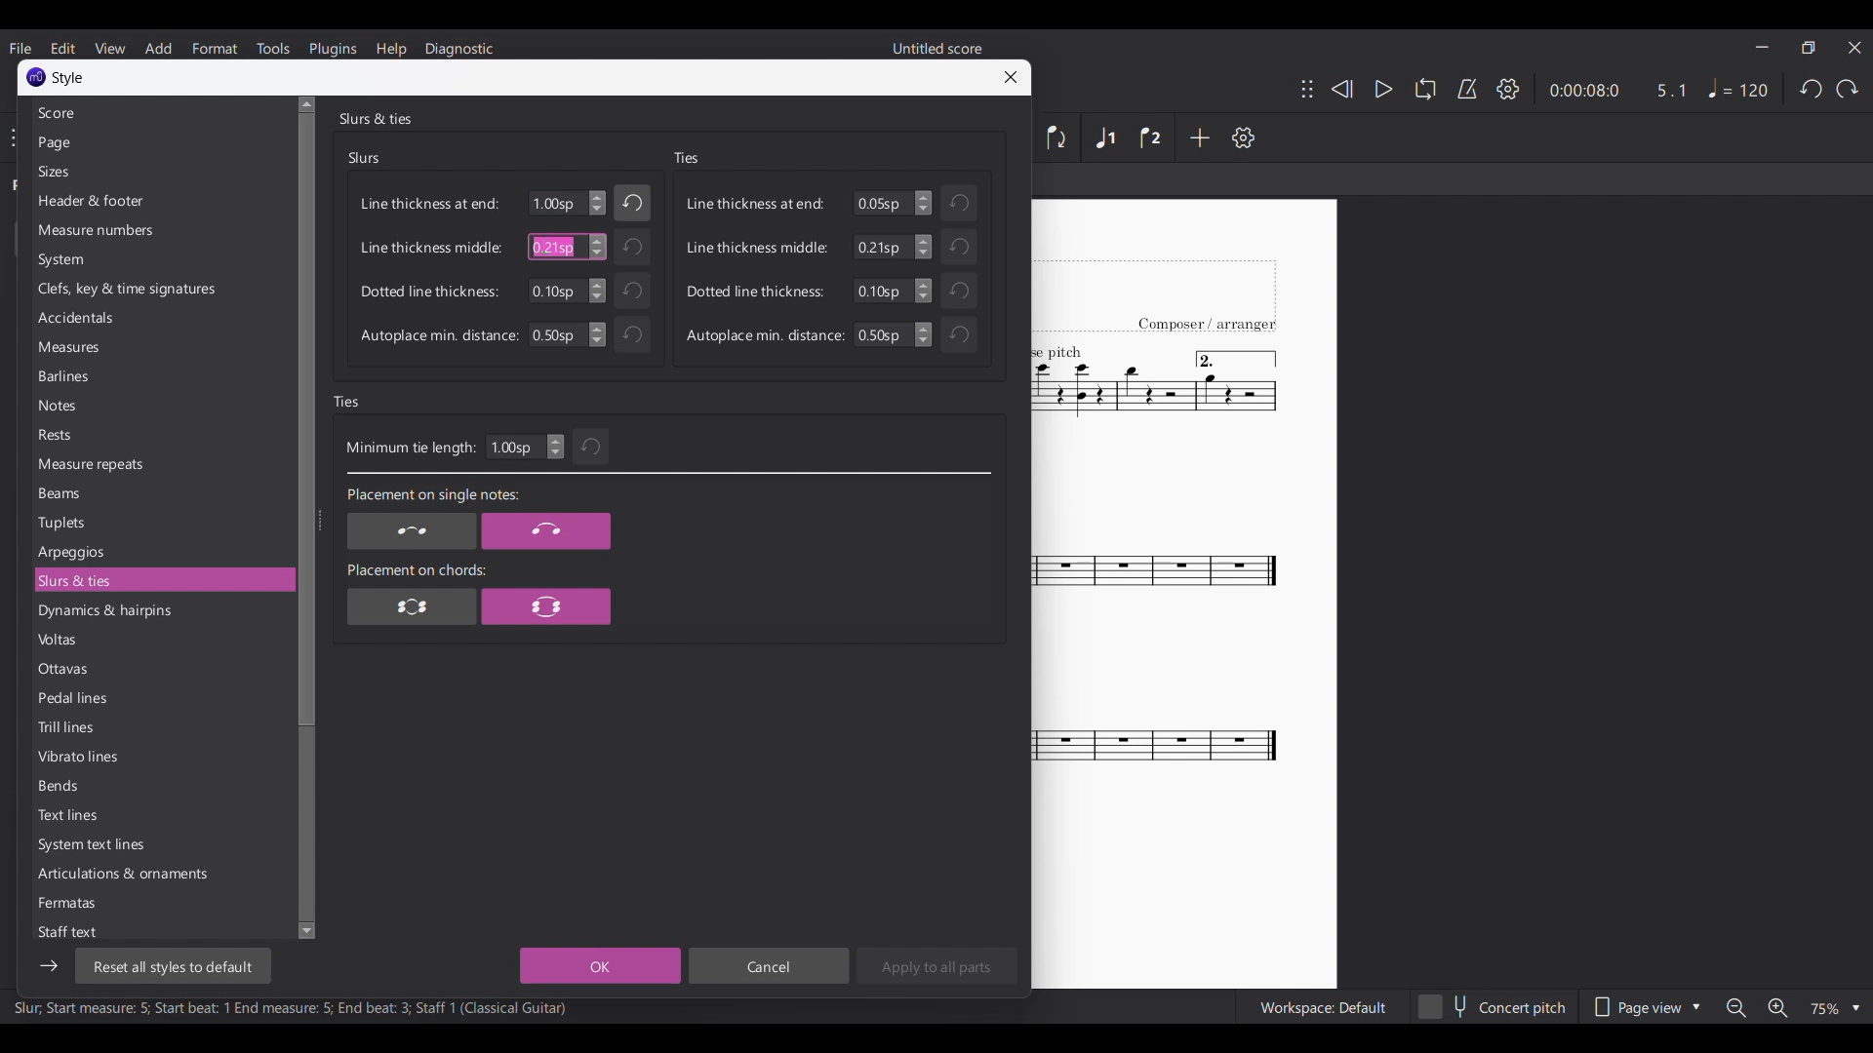  What do you see at coordinates (882, 247) in the screenshot?
I see `Input line thickness middle` at bounding box center [882, 247].